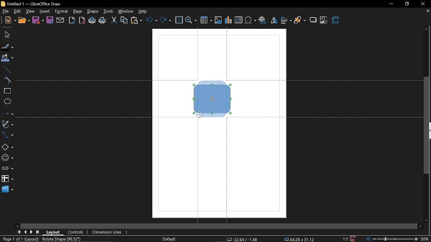  Describe the element at coordinates (297, 239) in the screenshot. I see `64.28 x31.12` at that location.